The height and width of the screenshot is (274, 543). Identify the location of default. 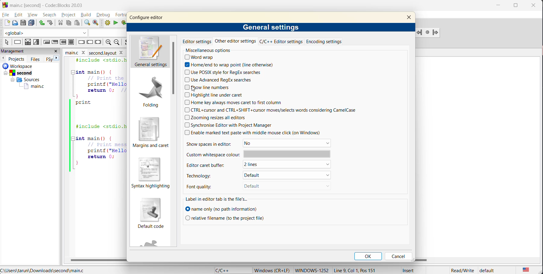
(286, 176).